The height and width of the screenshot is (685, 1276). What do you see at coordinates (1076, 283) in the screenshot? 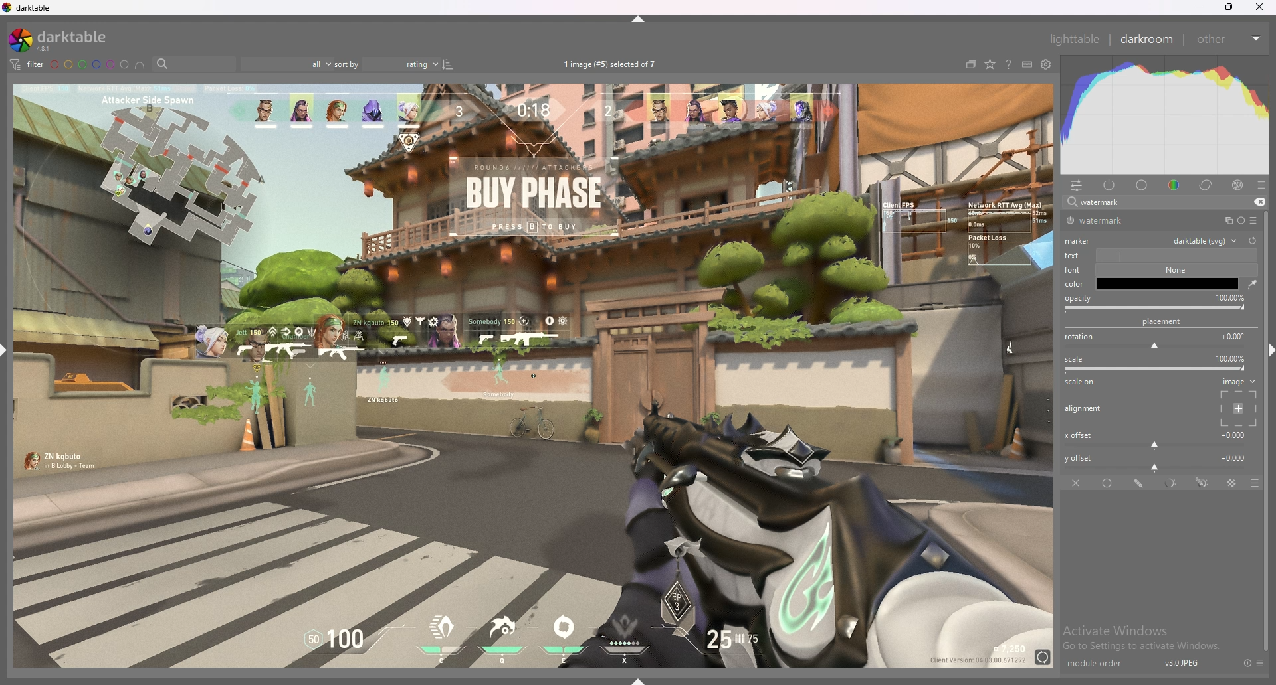
I see `color` at bounding box center [1076, 283].